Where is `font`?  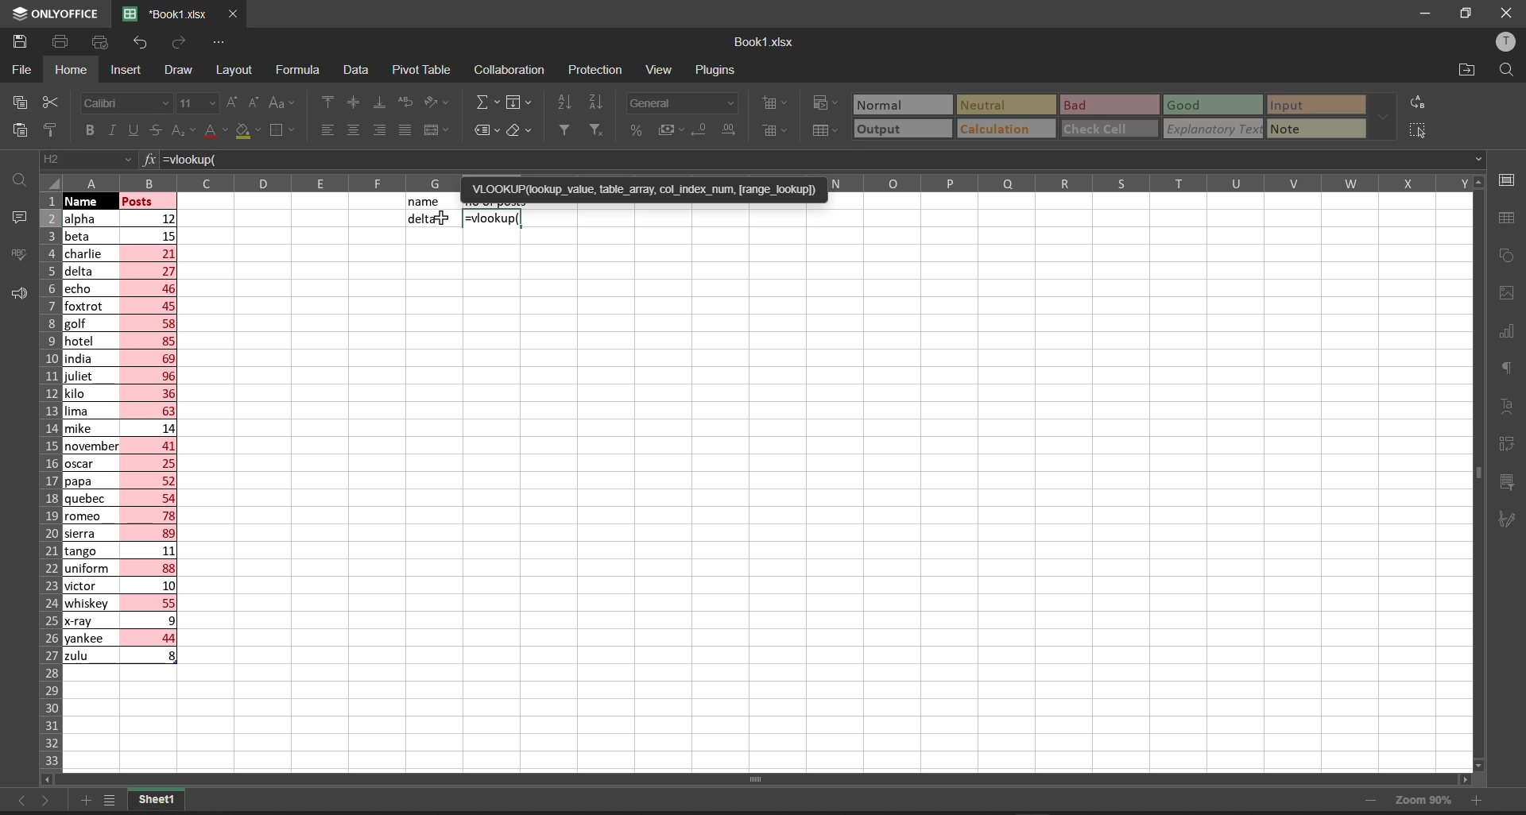 font is located at coordinates (125, 102).